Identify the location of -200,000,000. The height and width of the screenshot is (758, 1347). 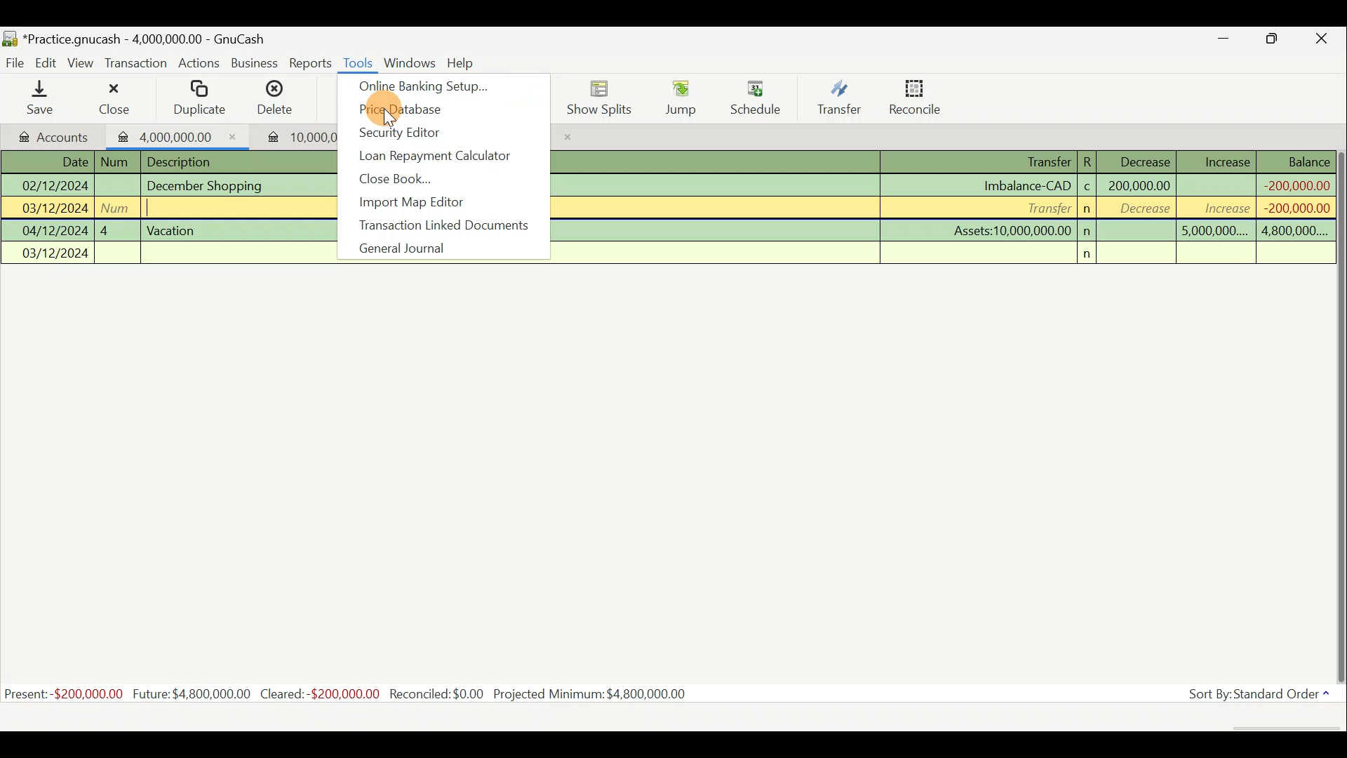
(1292, 208).